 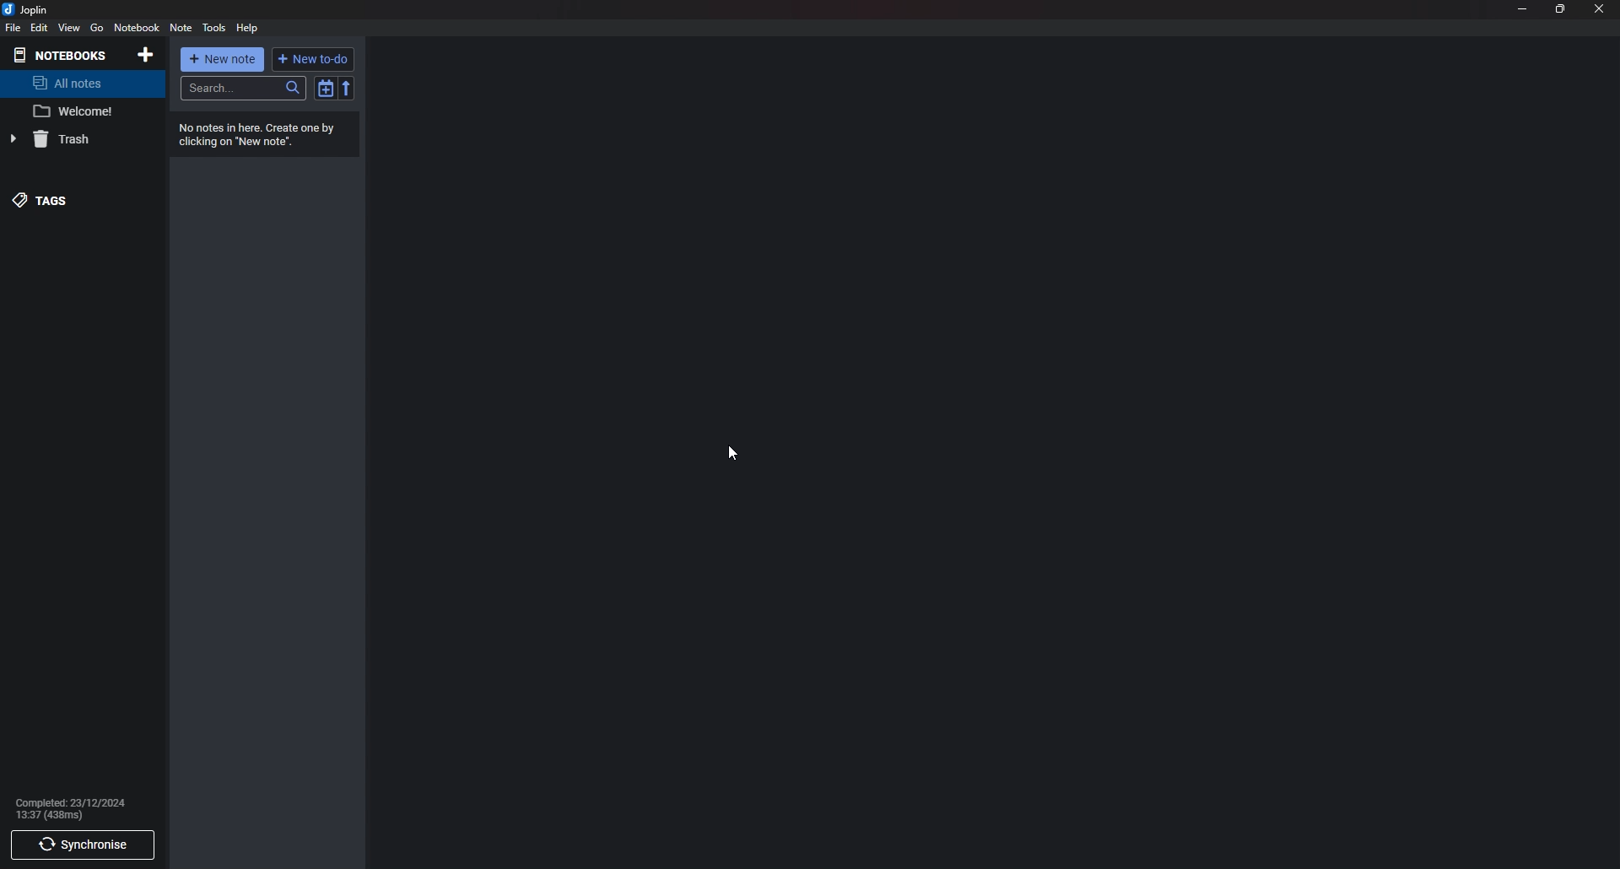 I want to click on Go, so click(x=96, y=27).